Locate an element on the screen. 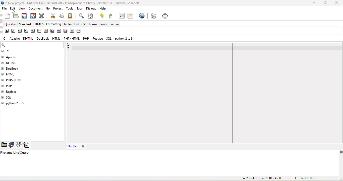  close is located at coordinates (340, 153).